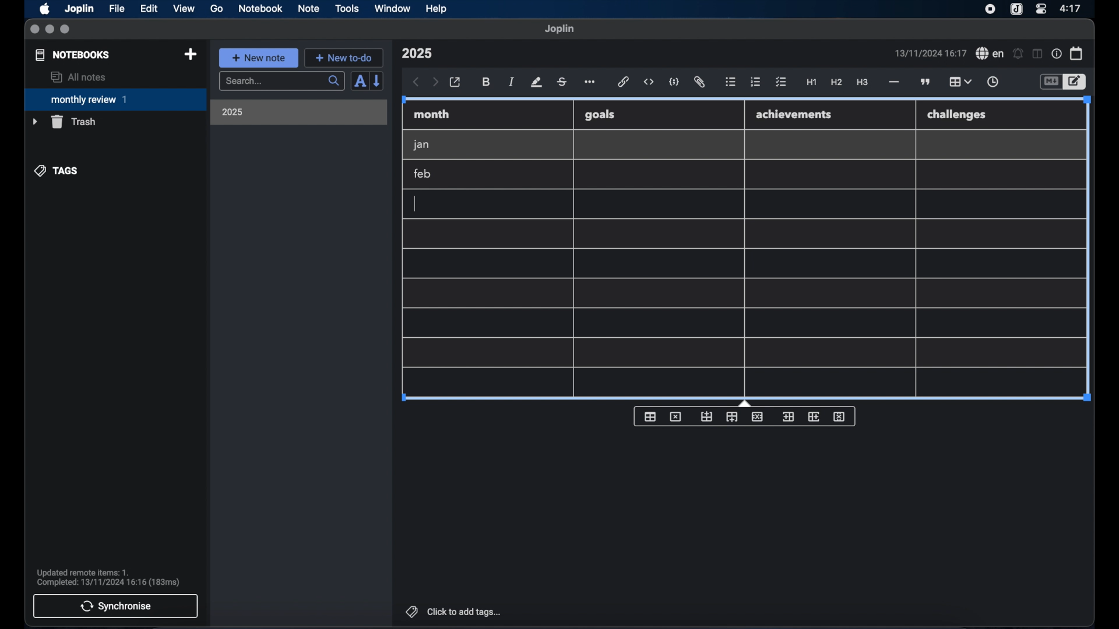  What do you see at coordinates (80, 9) in the screenshot?
I see `Joplin` at bounding box center [80, 9].